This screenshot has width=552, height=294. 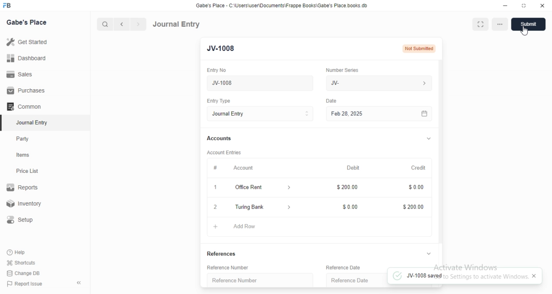 I want to click on Reference Number, so click(x=235, y=267).